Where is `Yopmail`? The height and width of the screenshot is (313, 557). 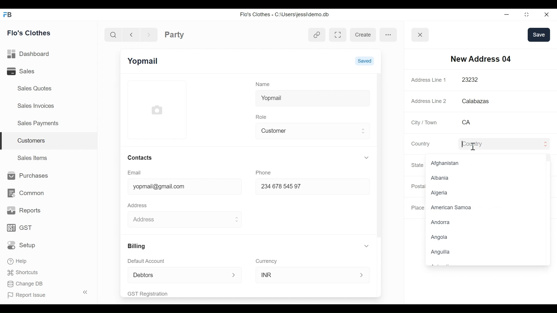
Yopmail is located at coordinates (144, 61).